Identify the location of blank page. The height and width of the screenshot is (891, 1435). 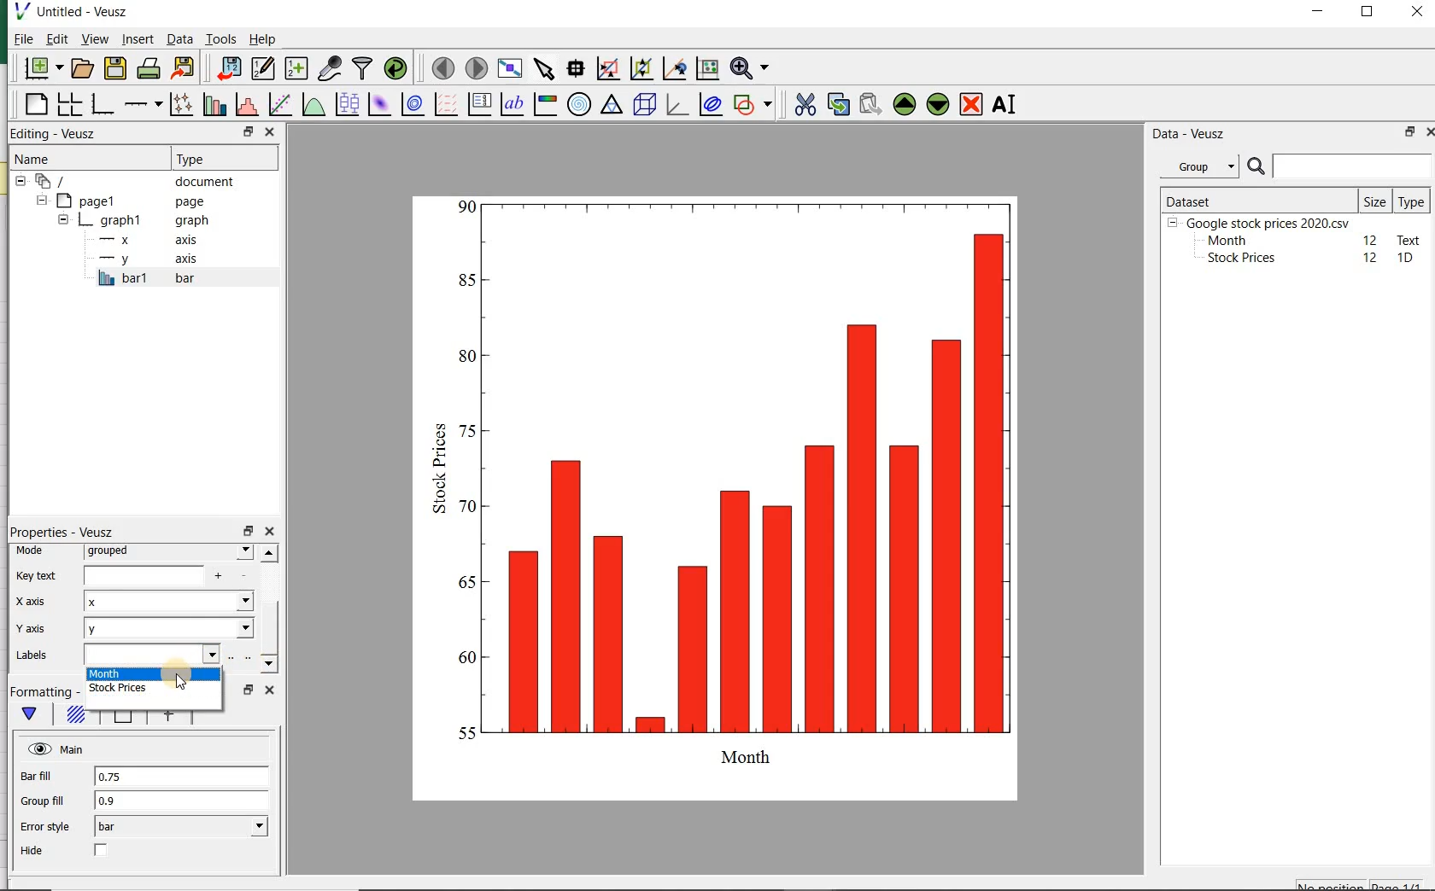
(35, 107).